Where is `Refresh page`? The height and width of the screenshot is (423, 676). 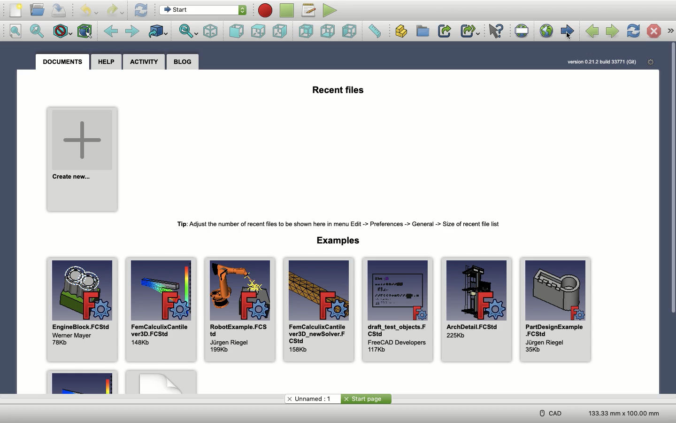 Refresh page is located at coordinates (633, 31).